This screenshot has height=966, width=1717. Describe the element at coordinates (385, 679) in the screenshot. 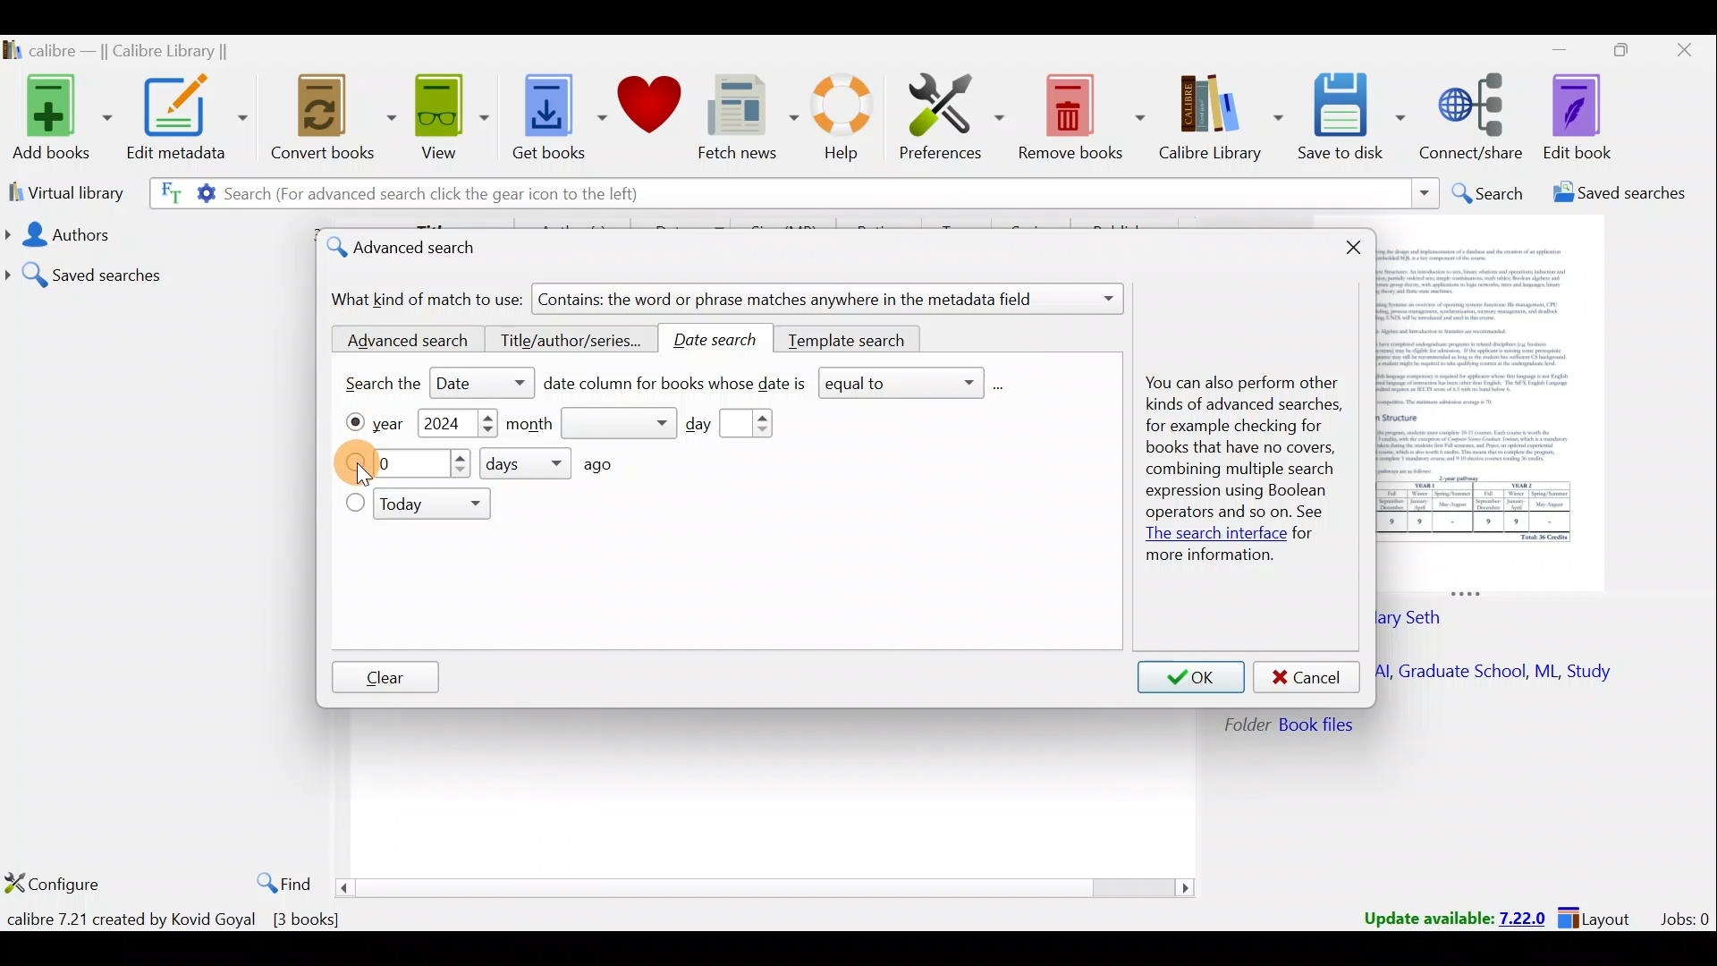

I see `Clear` at that location.